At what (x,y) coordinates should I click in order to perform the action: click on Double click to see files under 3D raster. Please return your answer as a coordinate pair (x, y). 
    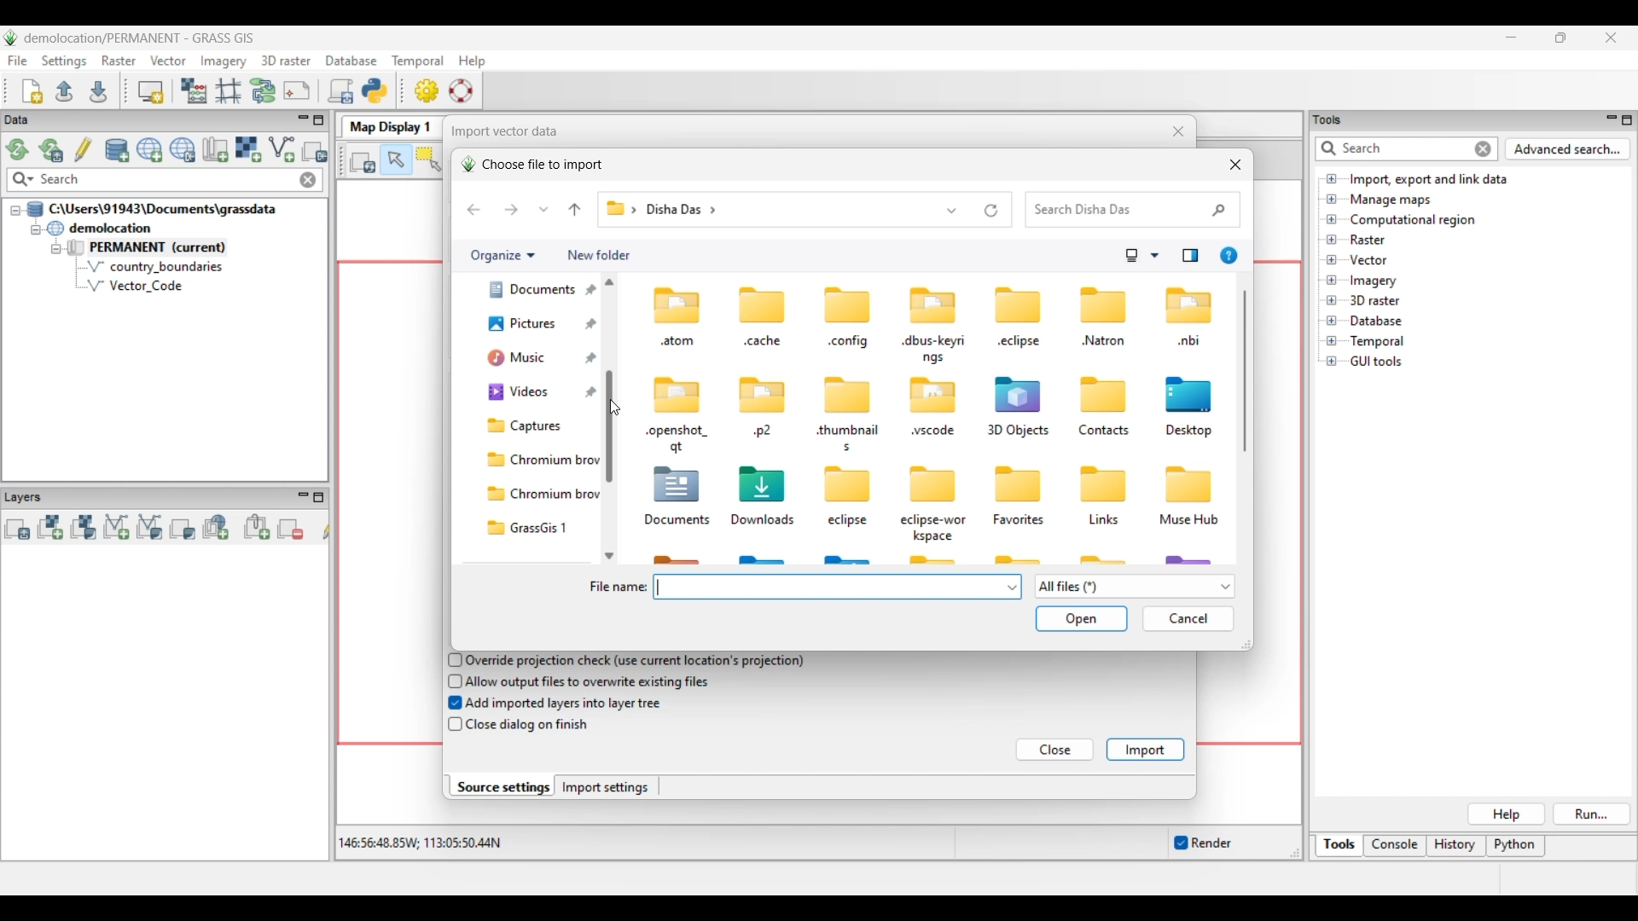
    Looking at the image, I should click on (1375, 300).